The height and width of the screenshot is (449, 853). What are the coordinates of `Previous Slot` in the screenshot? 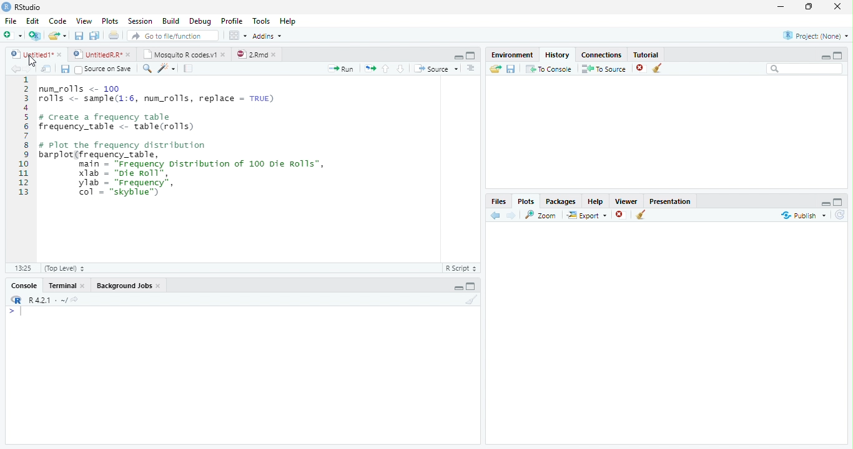 It's located at (496, 216).